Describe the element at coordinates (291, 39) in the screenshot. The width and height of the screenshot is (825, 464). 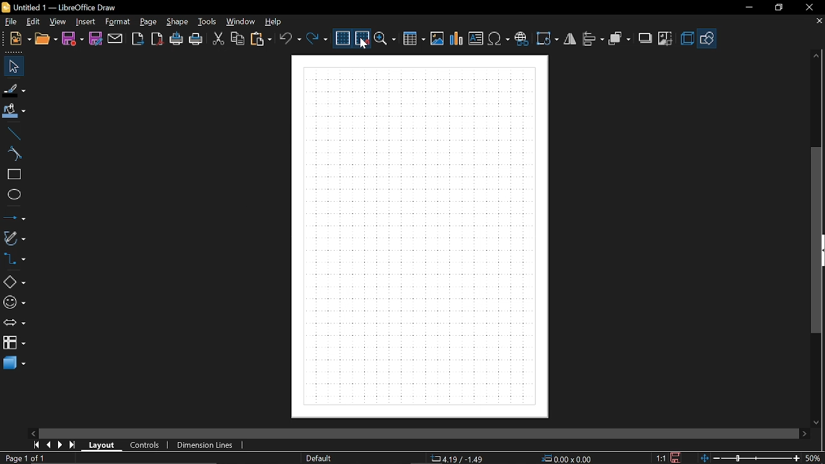
I see `undo` at that location.